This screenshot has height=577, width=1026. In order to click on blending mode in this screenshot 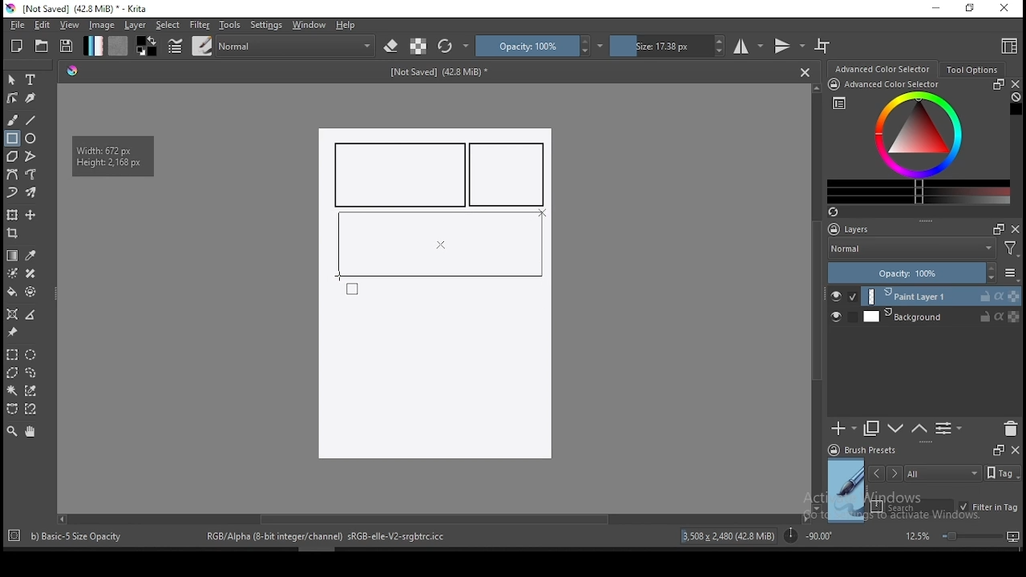, I will do `click(911, 250)`.